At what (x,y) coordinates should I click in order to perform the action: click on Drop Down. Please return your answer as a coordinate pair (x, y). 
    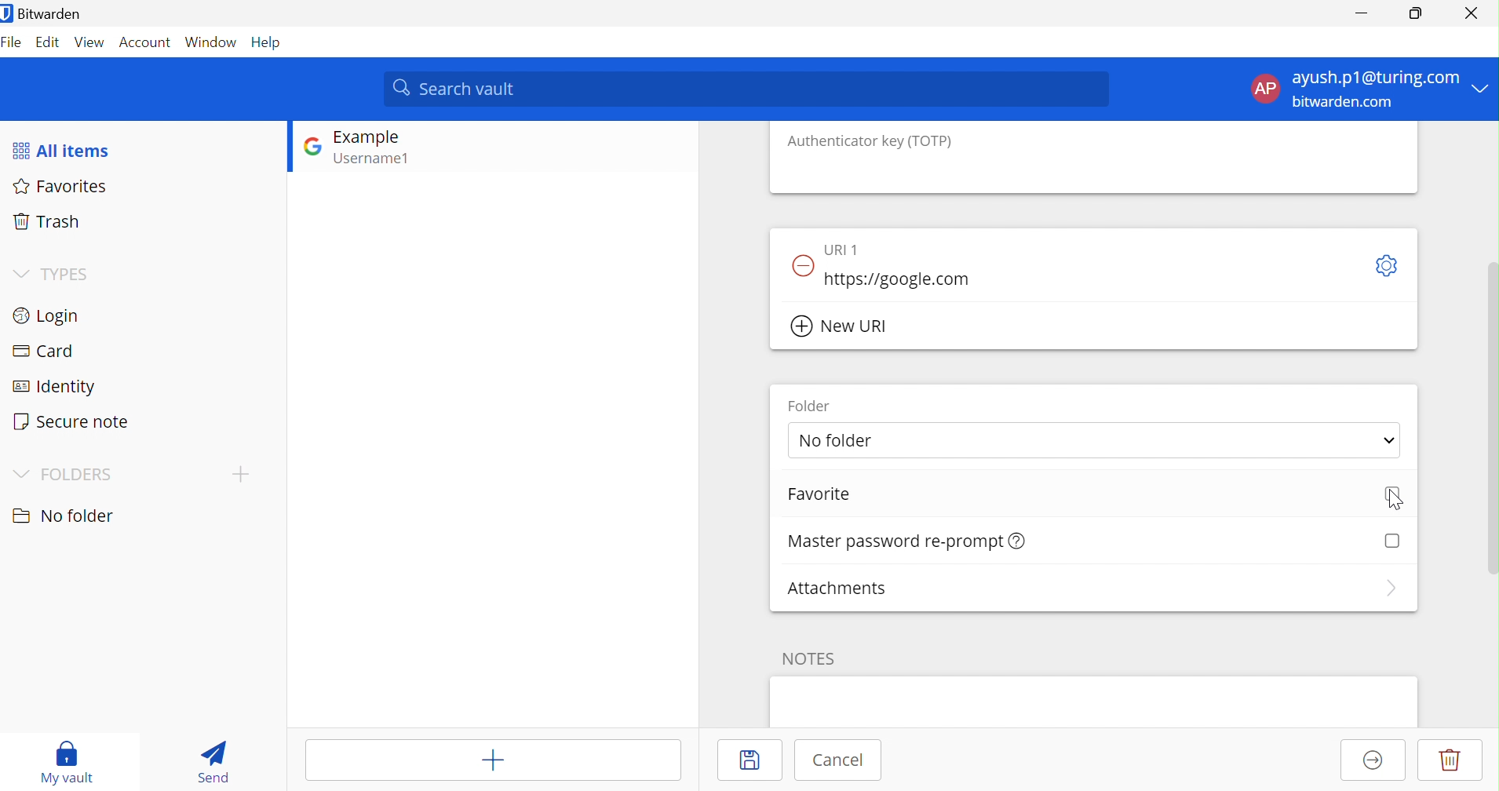
    Looking at the image, I should click on (18, 471).